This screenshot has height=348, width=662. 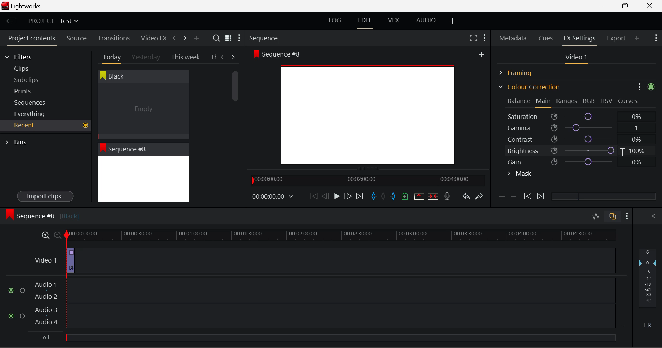 What do you see at coordinates (34, 68) in the screenshot?
I see `Clips` at bounding box center [34, 68].